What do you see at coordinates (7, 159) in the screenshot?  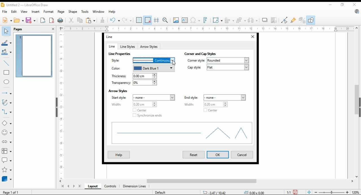 I see `callout shapes` at bounding box center [7, 159].